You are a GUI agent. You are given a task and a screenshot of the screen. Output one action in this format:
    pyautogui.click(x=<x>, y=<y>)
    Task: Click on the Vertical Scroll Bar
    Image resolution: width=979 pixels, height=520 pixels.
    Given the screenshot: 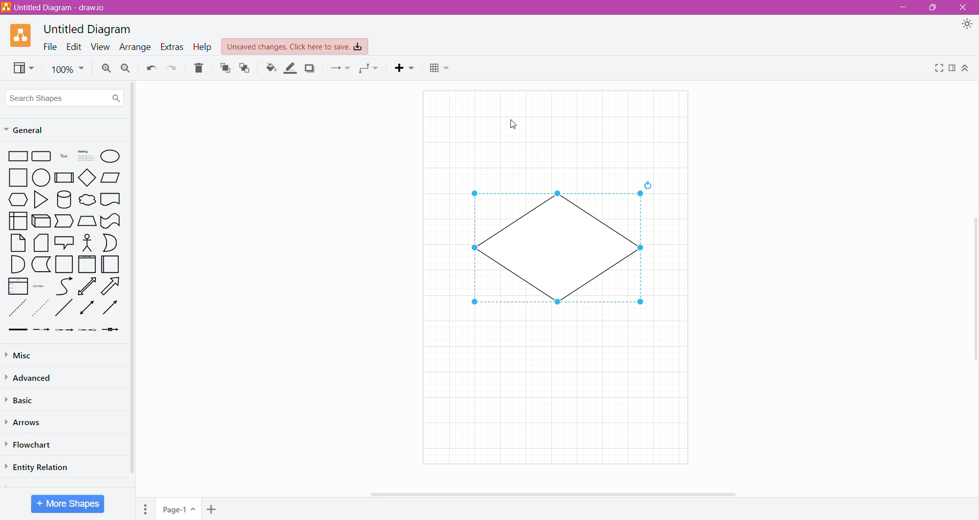 What is the action you would take?
    pyautogui.click(x=972, y=284)
    